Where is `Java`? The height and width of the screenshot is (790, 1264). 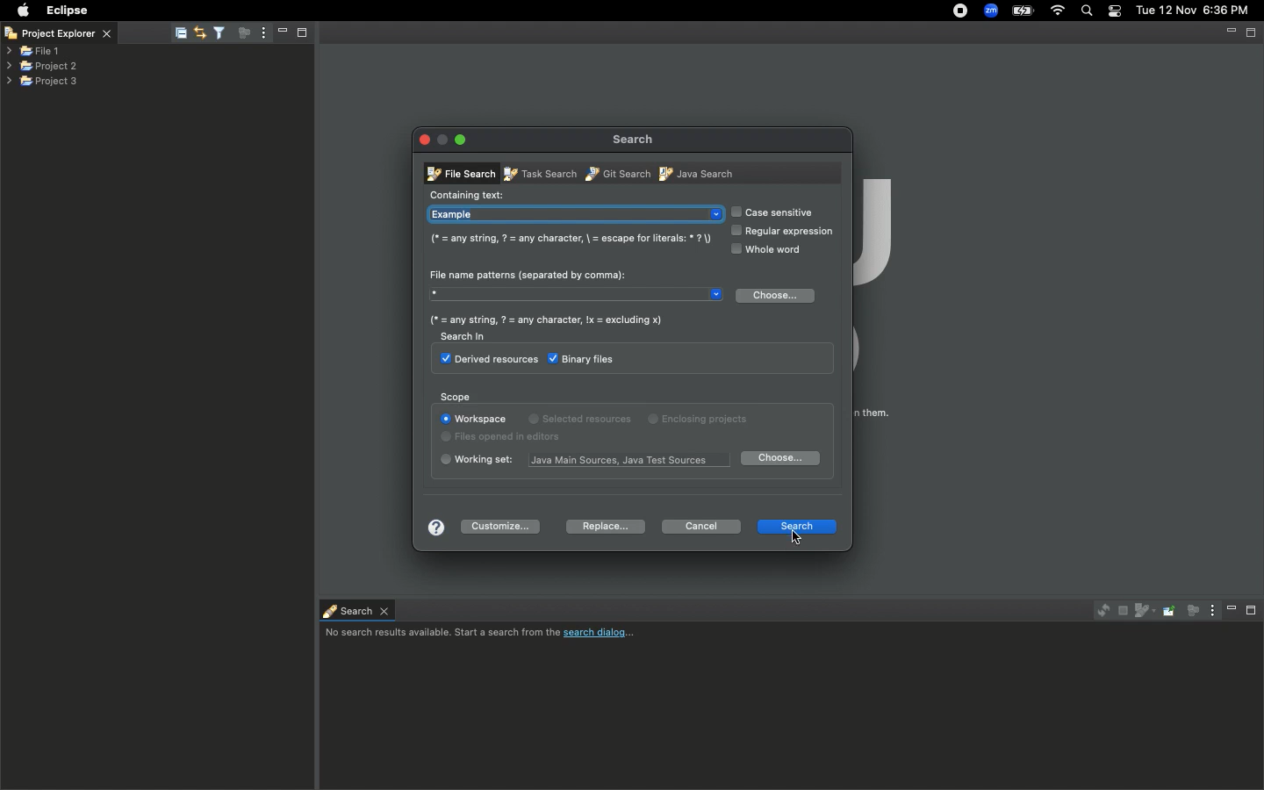
Java is located at coordinates (698, 173).